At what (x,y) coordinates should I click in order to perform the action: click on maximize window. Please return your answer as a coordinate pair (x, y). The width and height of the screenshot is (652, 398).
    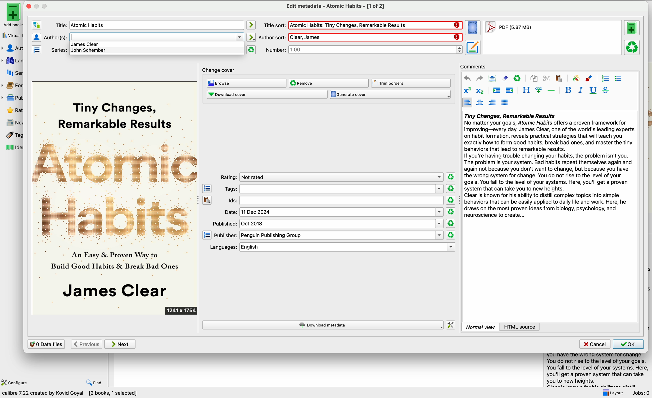
    Looking at the image, I should click on (41, 6).